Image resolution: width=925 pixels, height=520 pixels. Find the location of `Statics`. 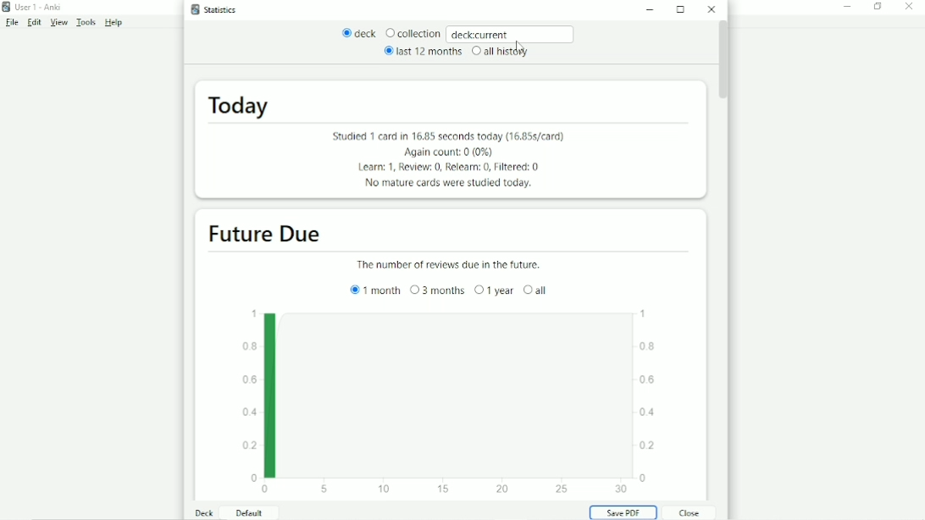

Statics is located at coordinates (211, 8).